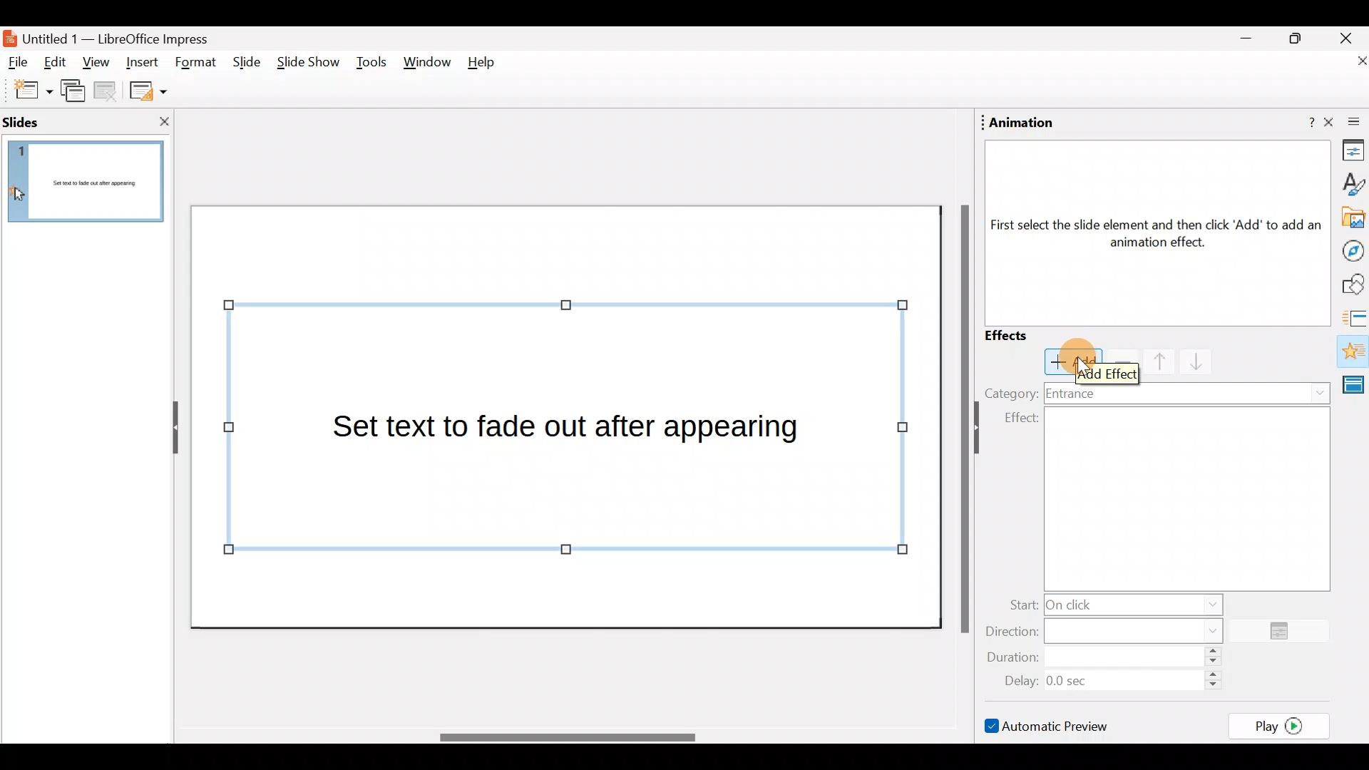 Image resolution: width=1369 pixels, height=770 pixels. Describe the element at coordinates (1351, 284) in the screenshot. I see `Shapes` at that location.